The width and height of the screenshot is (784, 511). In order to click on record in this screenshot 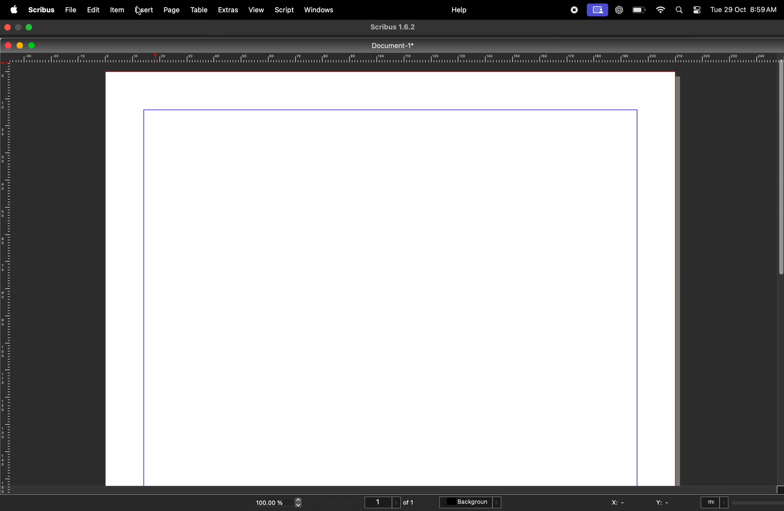, I will do `click(574, 10)`.